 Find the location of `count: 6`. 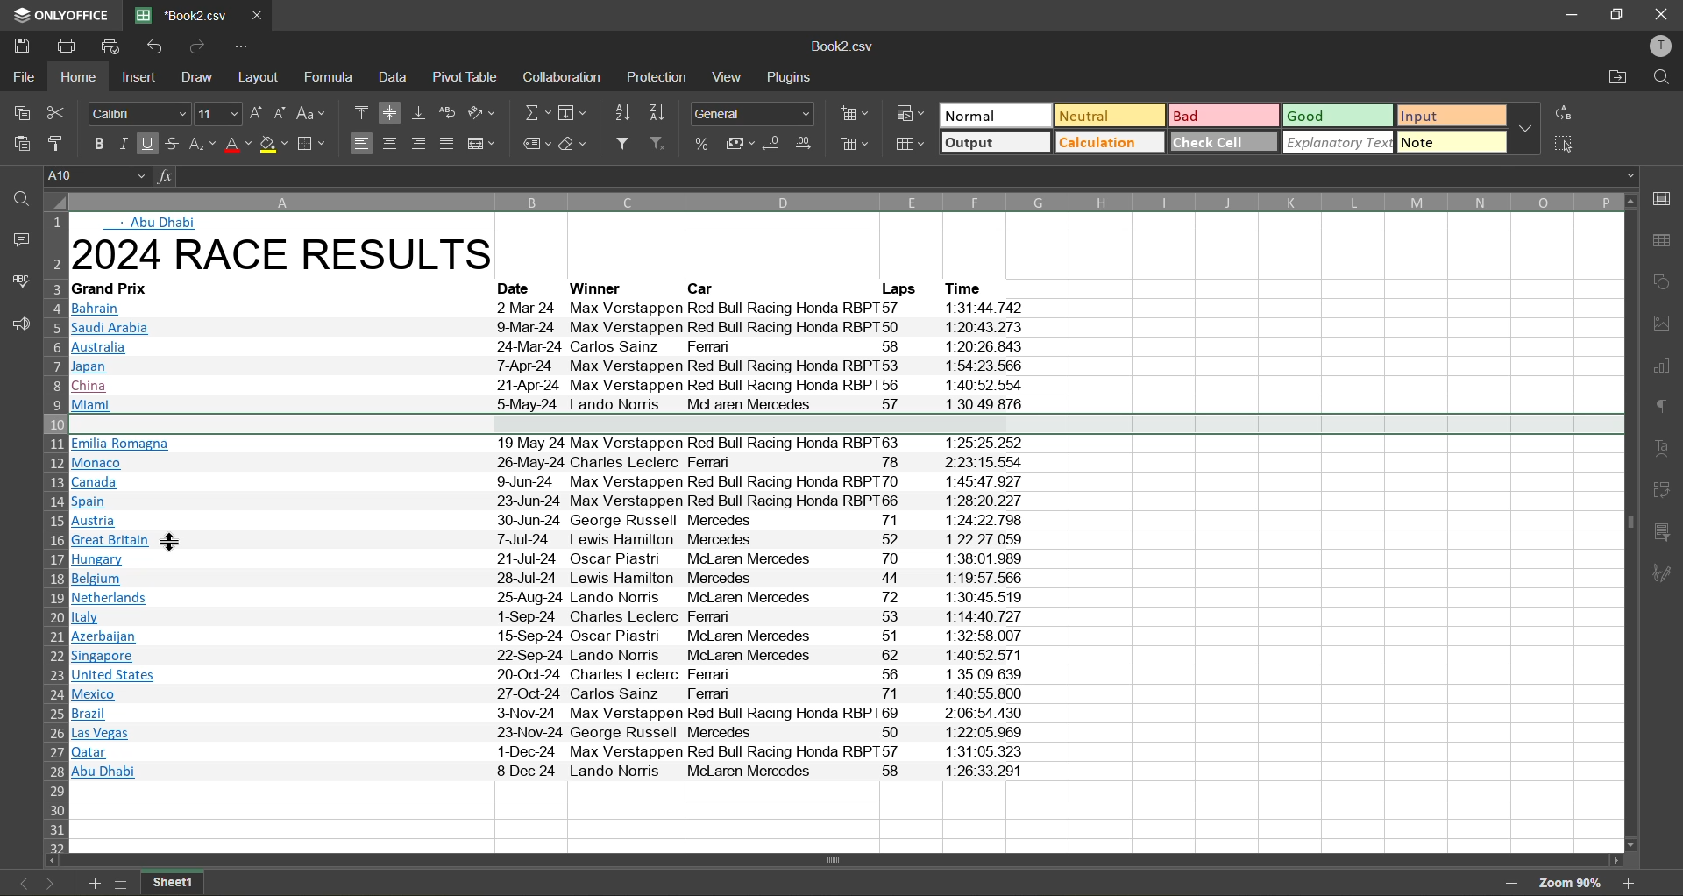

count: 6 is located at coordinates (1244, 883).